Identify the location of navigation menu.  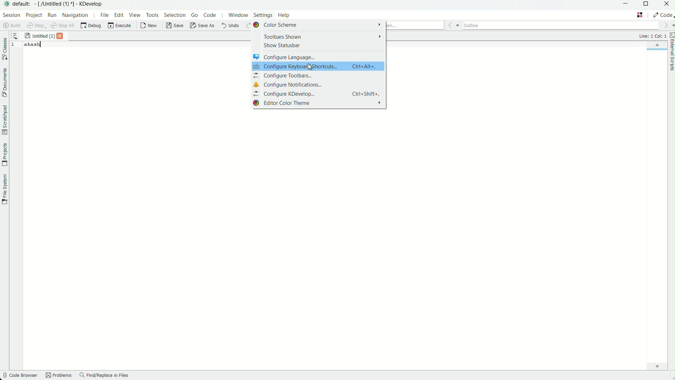
(75, 15).